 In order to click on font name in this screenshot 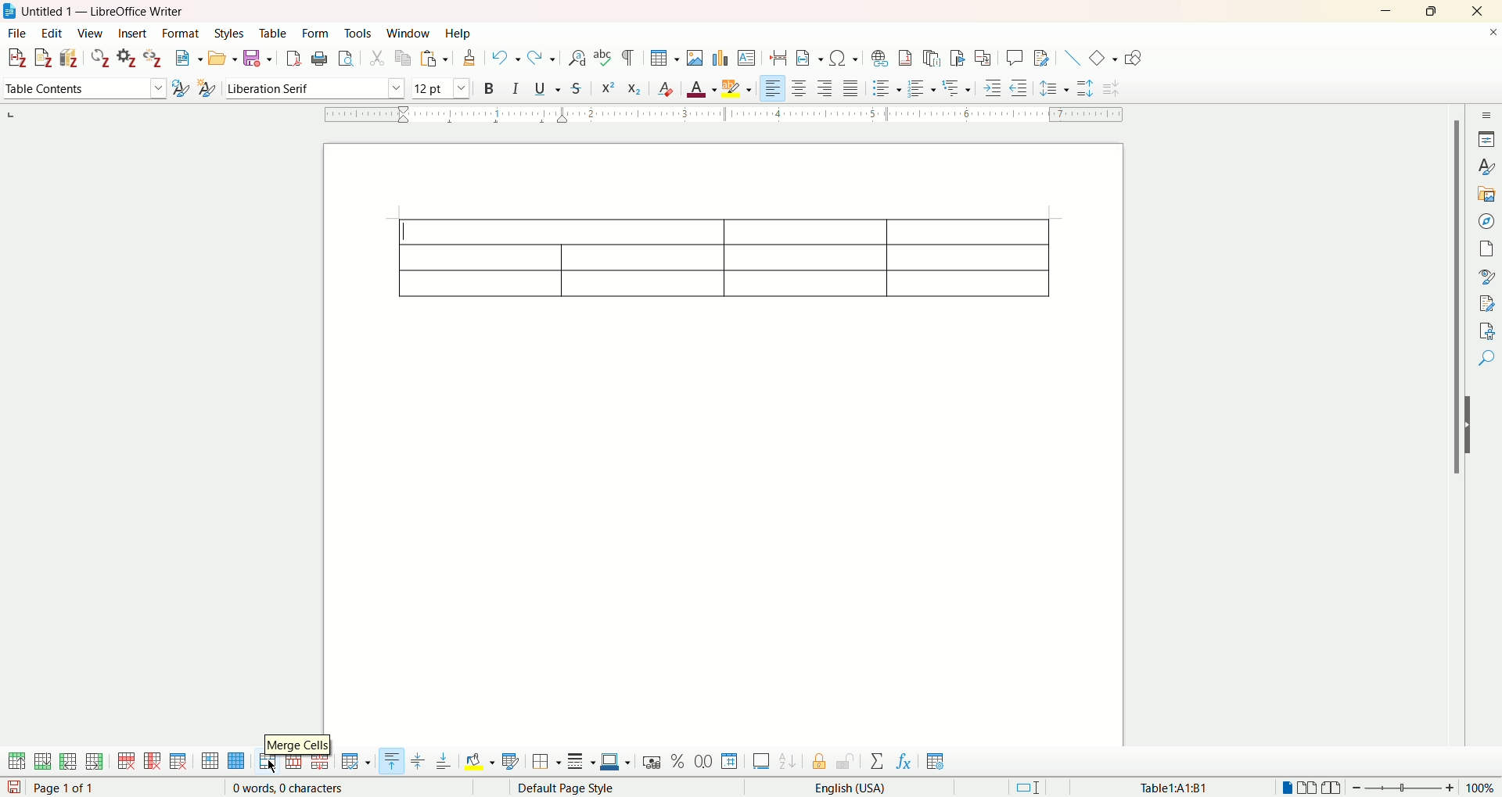, I will do `click(311, 88)`.